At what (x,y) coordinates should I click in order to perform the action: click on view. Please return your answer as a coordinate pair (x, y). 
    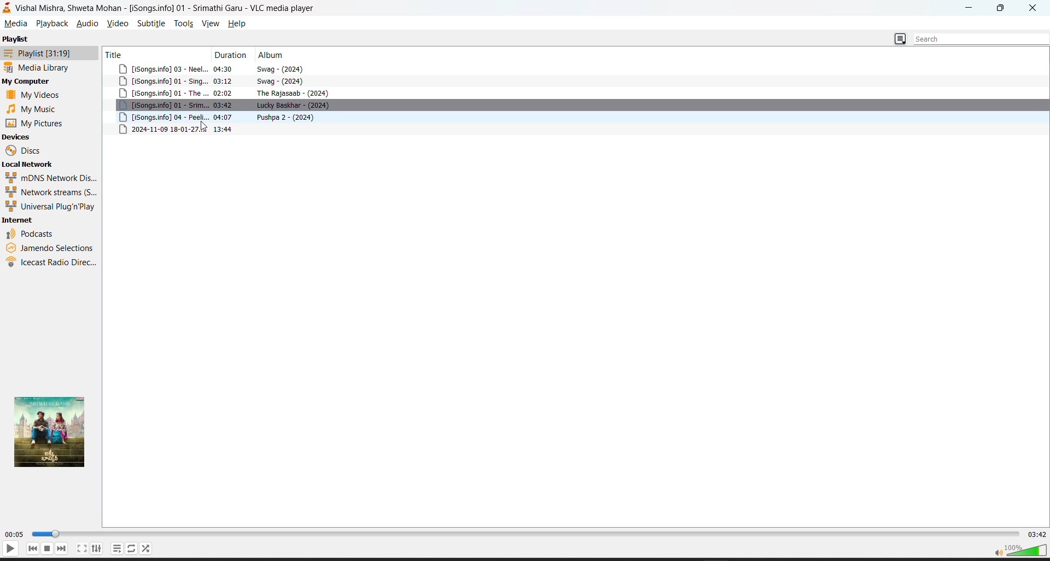
    Looking at the image, I should click on (212, 24).